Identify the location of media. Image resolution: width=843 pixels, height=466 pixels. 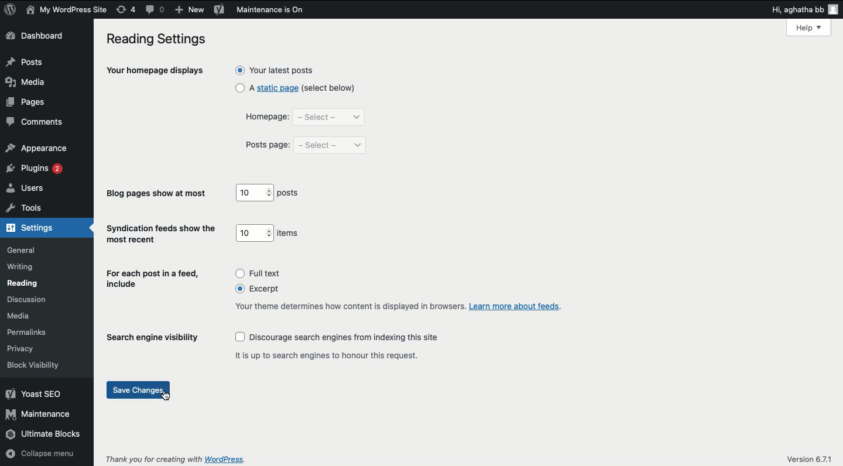
(28, 82).